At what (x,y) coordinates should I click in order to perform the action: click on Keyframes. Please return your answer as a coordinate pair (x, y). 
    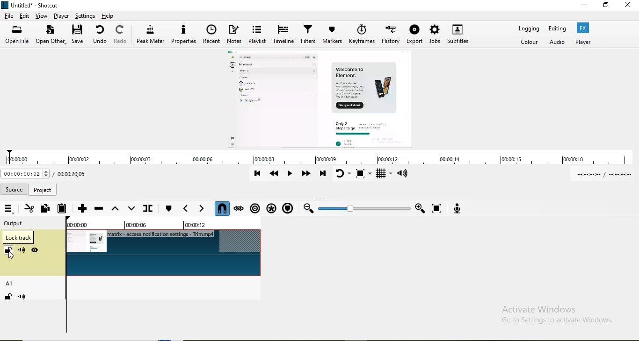
    Looking at the image, I should click on (363, 35).